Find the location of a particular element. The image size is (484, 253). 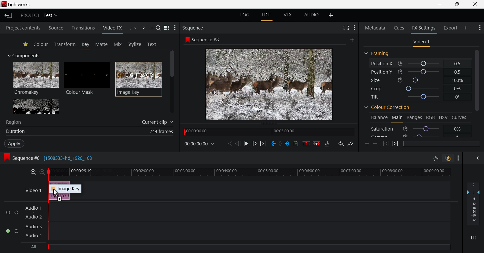

Ranges is located at coordinates (414, 117).